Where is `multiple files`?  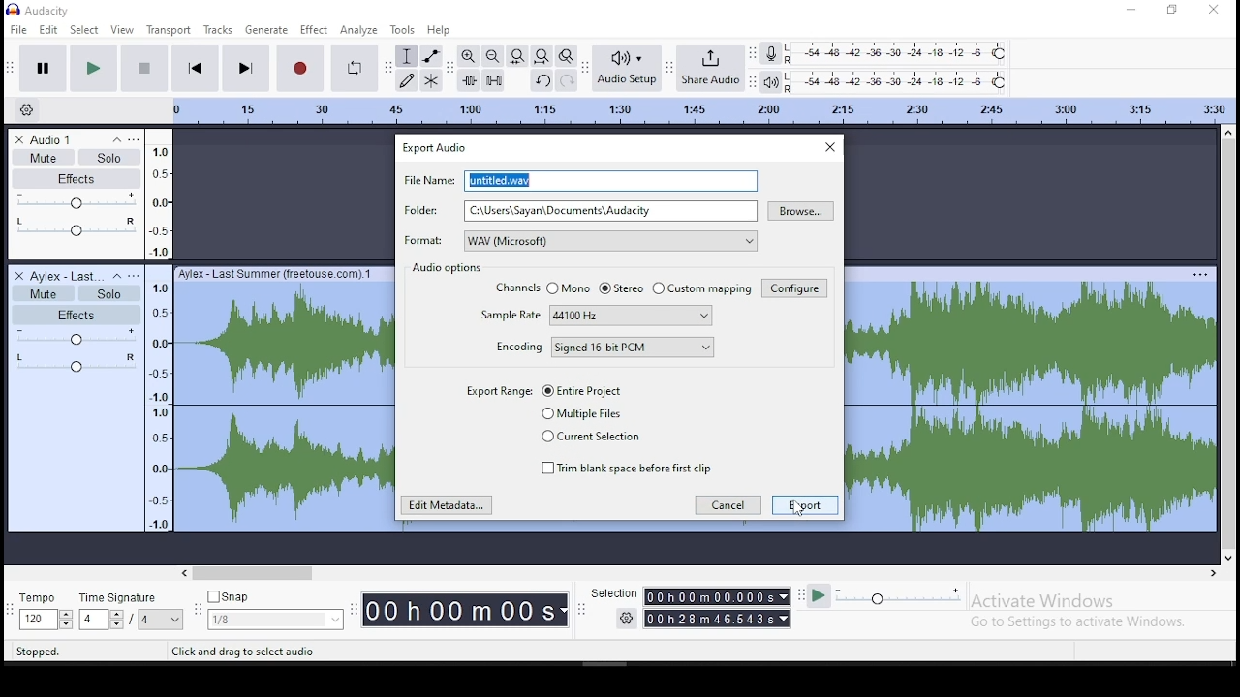 multiple files is located at coordinates (582, 413).